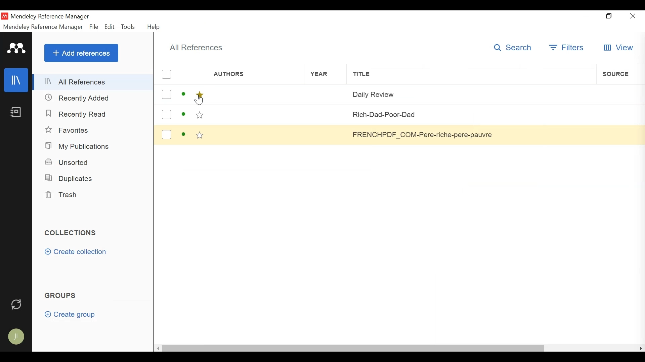  What do you see at coordinates (423, 114) in the screenshot?
I see `Rich-Dad-Poor-Dad` at bounding box center [423, 114].